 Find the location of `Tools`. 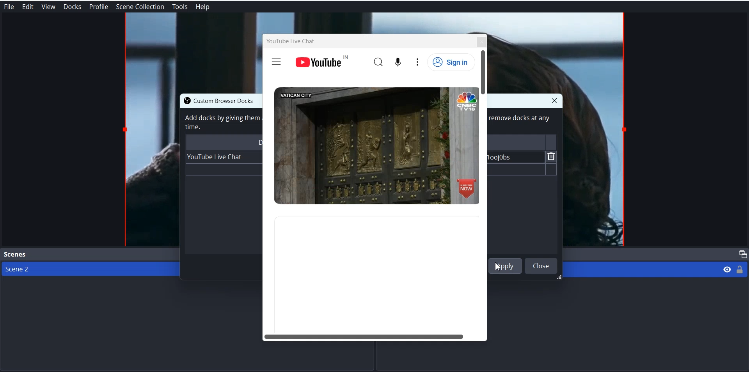

Tools is located at coordinates (180, 7).